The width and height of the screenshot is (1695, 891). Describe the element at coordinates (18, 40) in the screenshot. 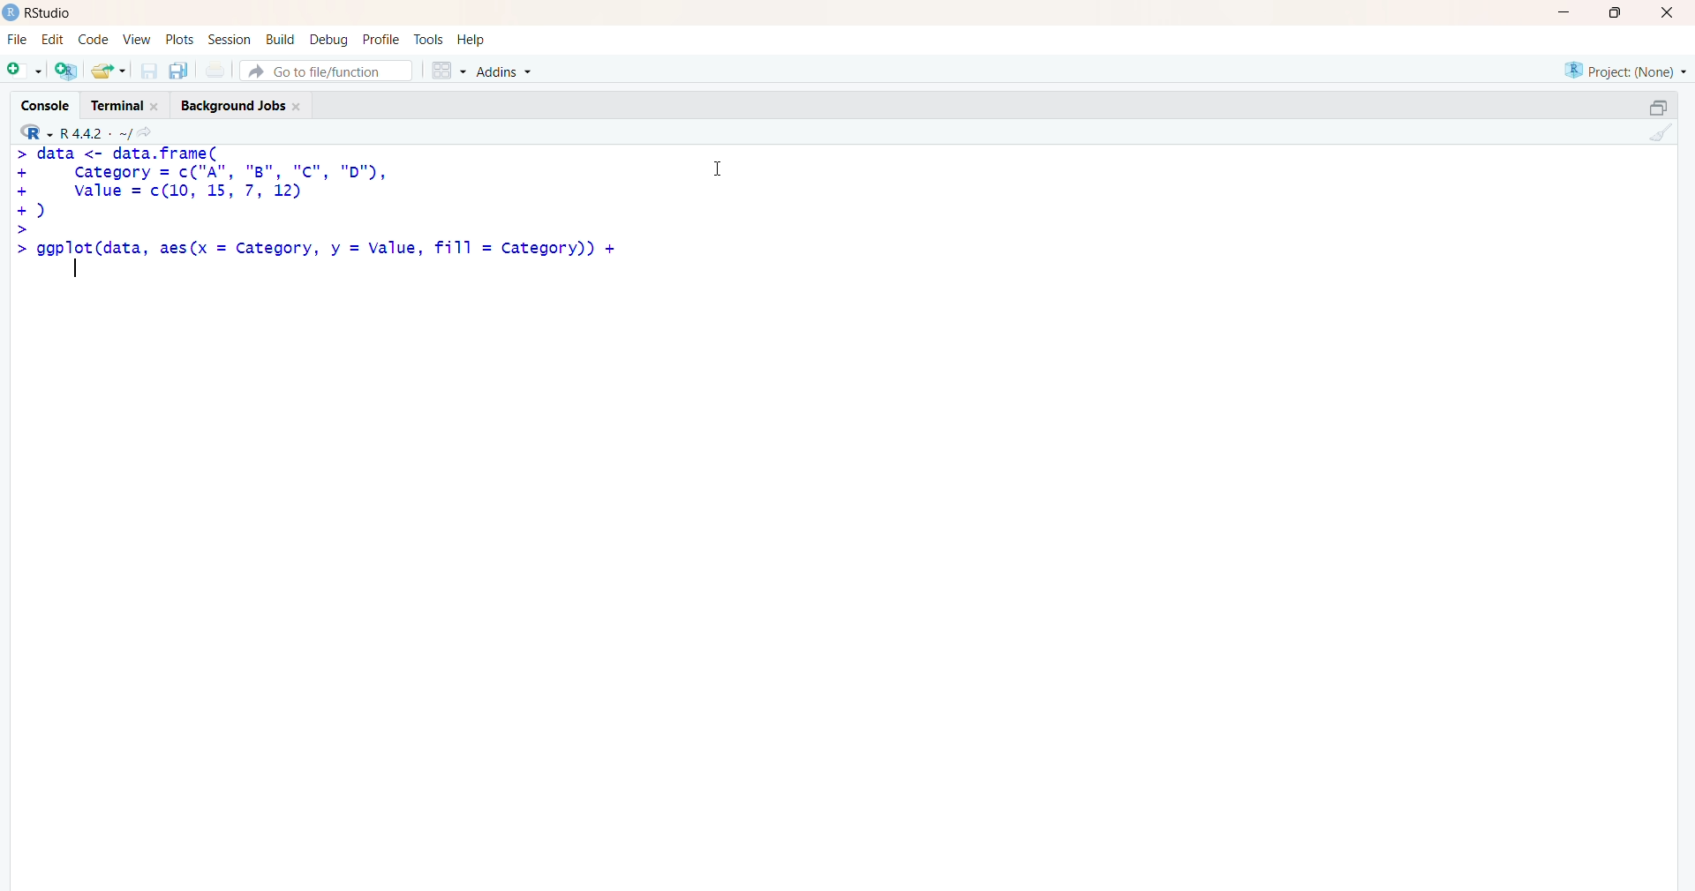

I see `File` at that location.